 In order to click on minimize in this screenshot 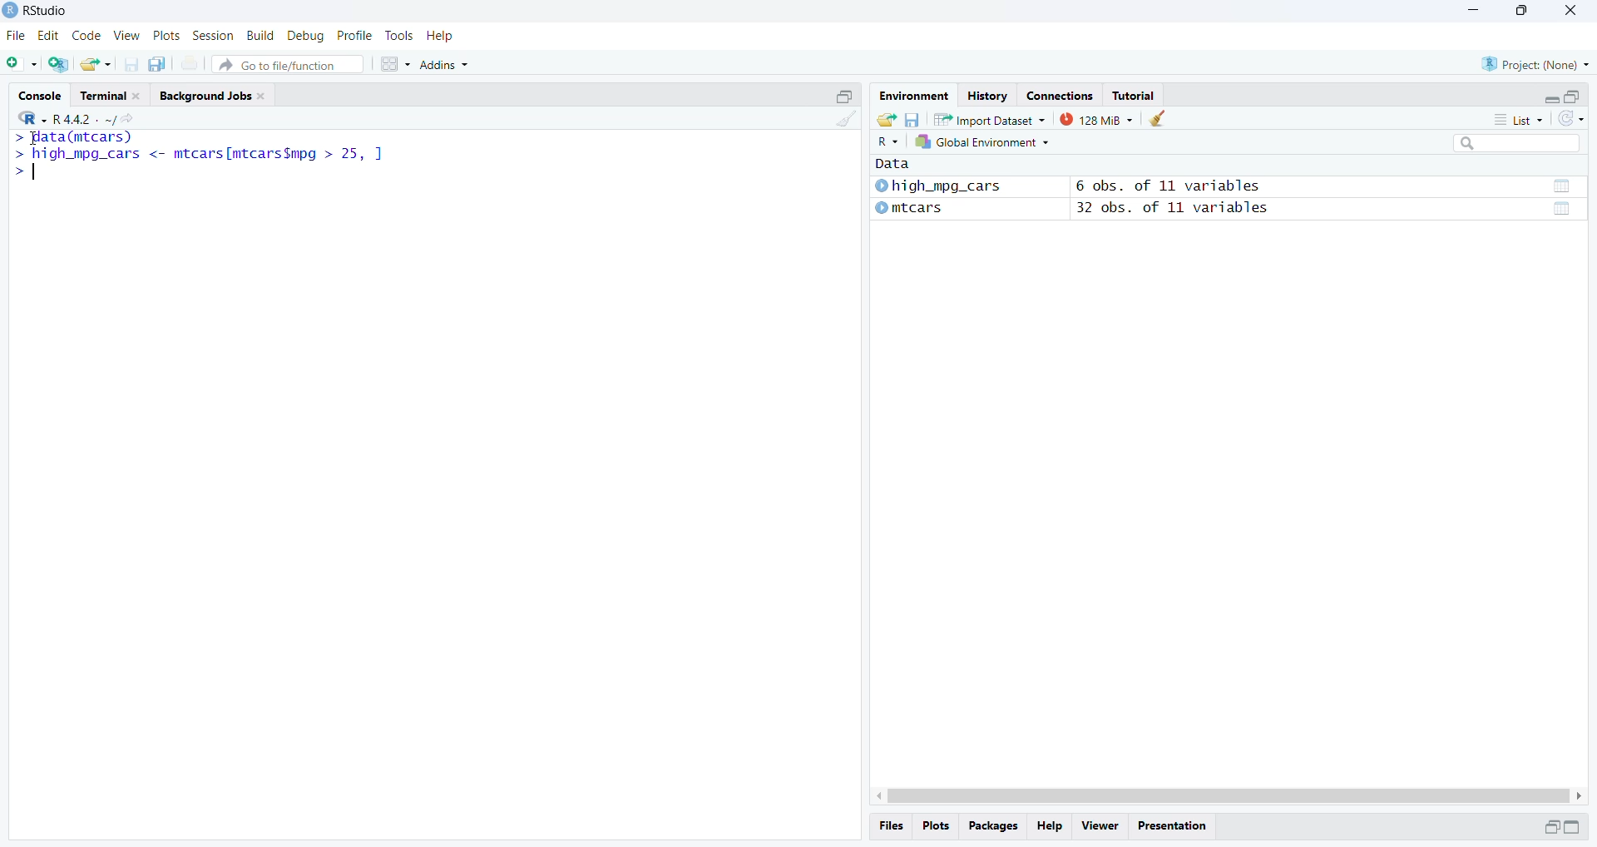, I will do `click(1475, 9)`.